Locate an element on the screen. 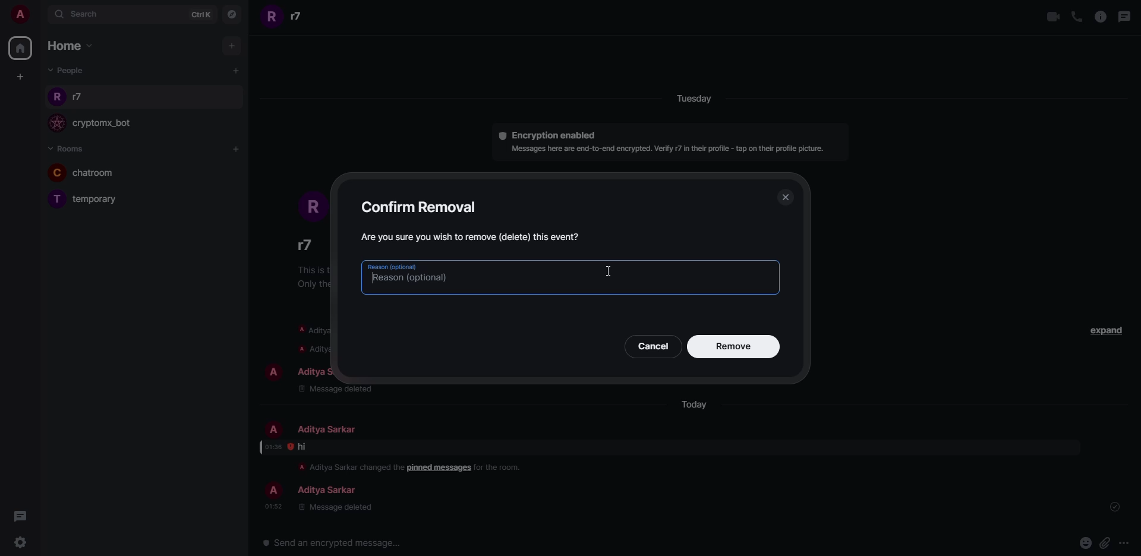  ctrlK is located at coordinates (194, 14).